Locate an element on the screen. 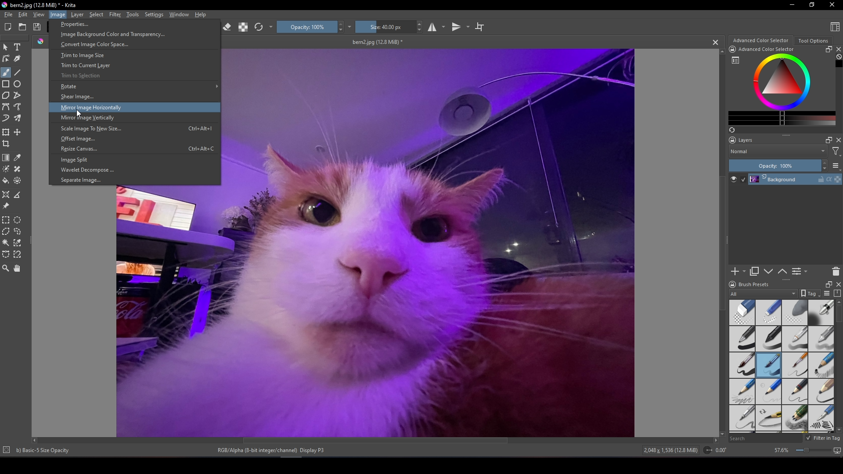 The image size is (843, 474). Opacity is located at coordinates (311, 27).